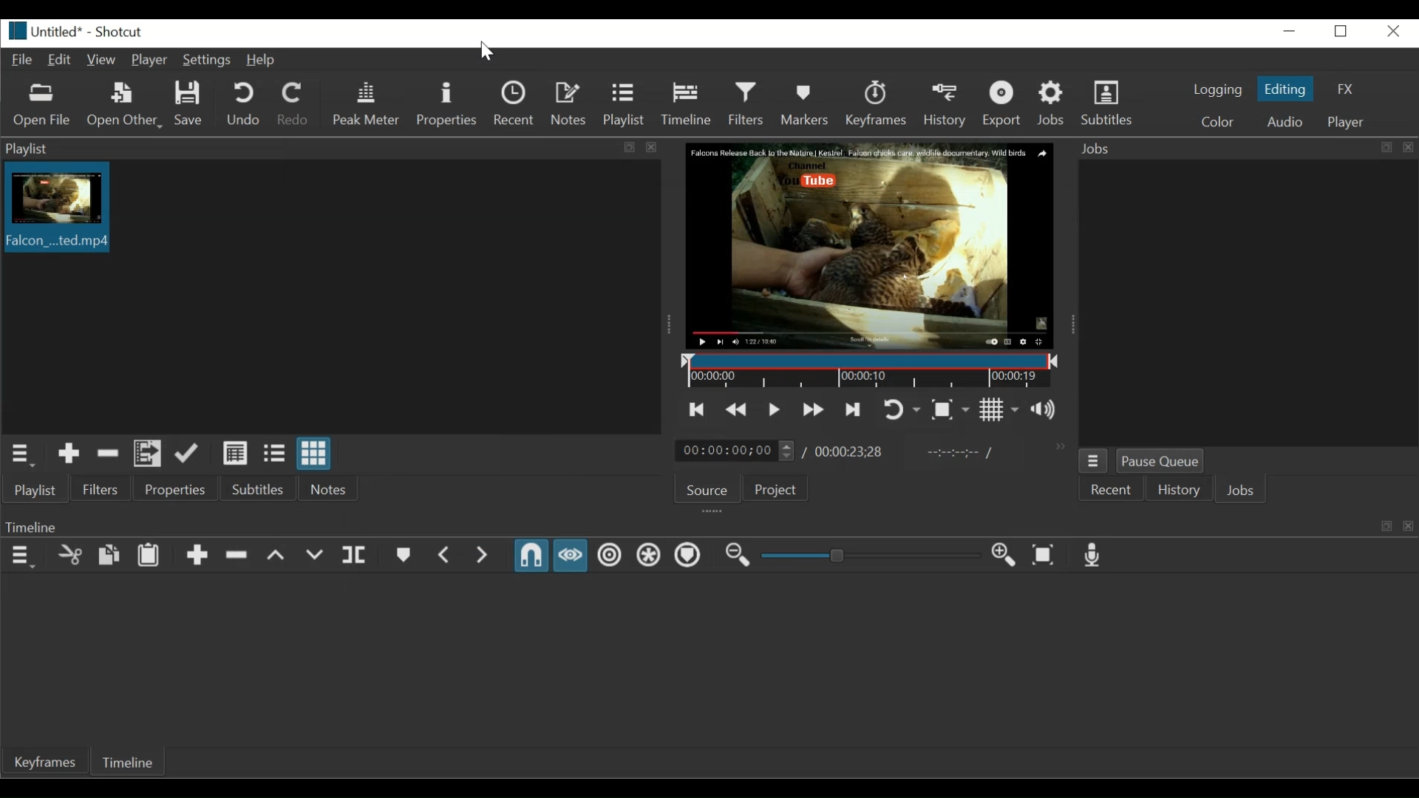 This screenshot has height=798, width=1419. Describe the element at coordinates (877, 106) in the screenshot. I see `Keyframes` at that location.